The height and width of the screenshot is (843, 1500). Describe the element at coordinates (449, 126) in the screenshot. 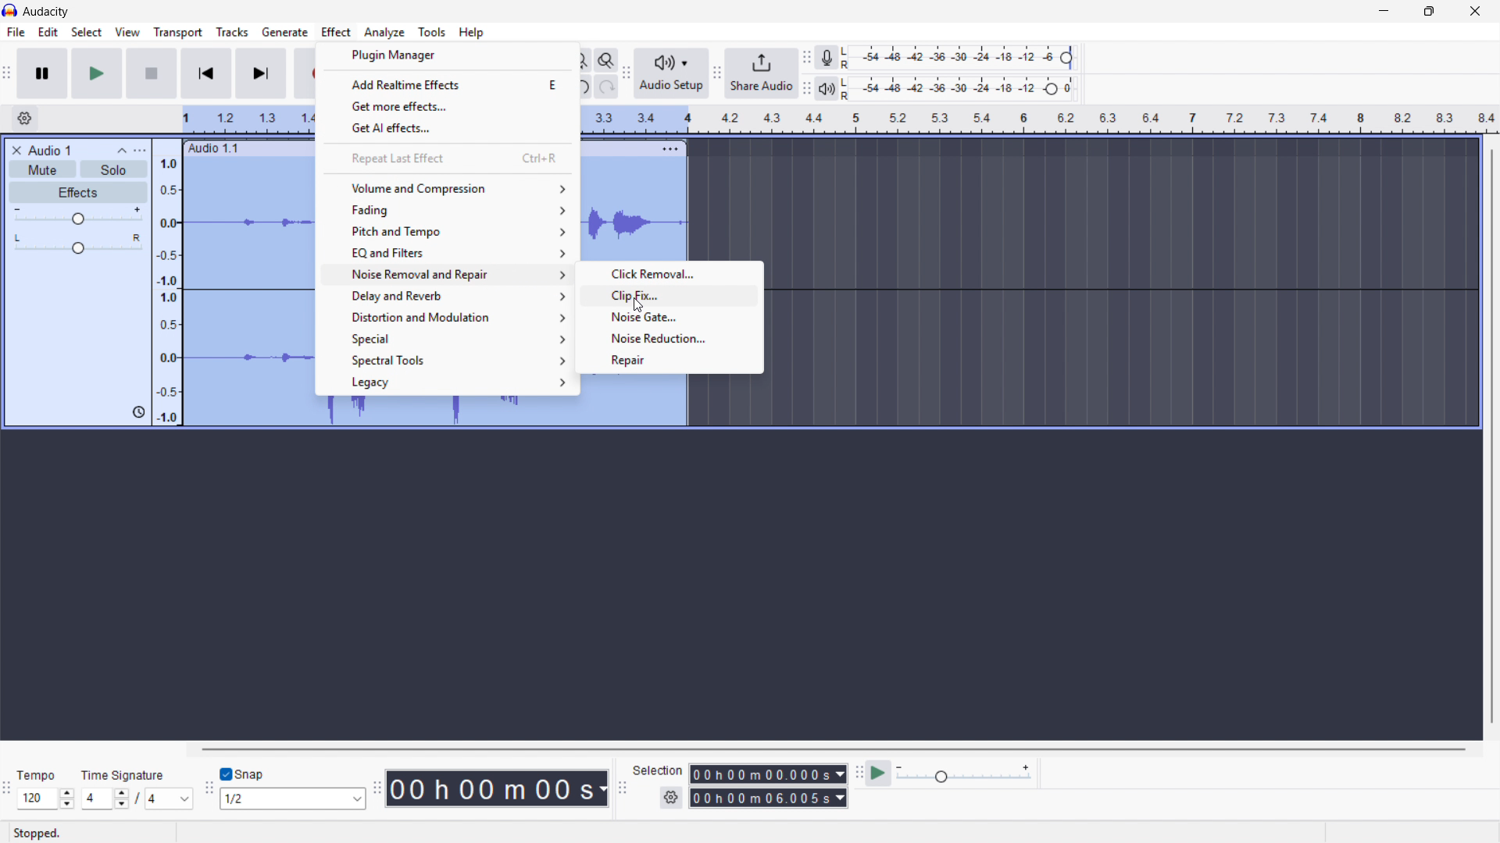

I see `Get AI effects` at that location.